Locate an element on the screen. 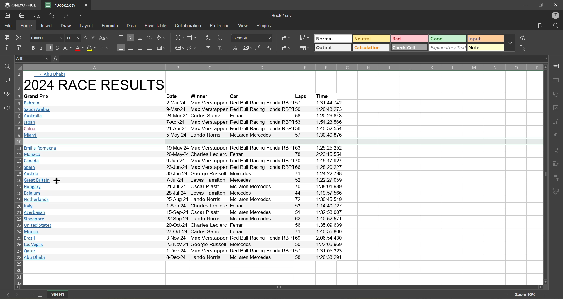 The width and height of the screenshot is (563, 299). spellcheck is located at coordinates (6, 94).